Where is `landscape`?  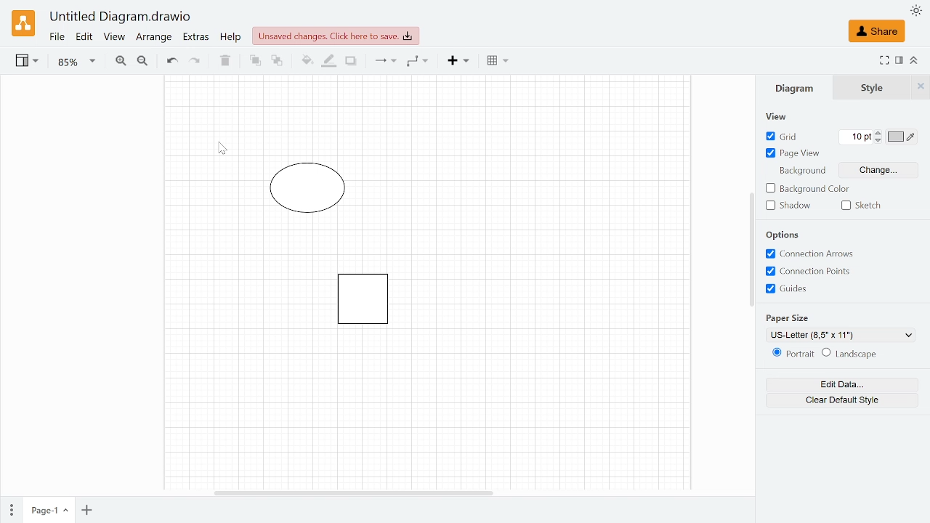
landscape is located at coordinates (850, 354).